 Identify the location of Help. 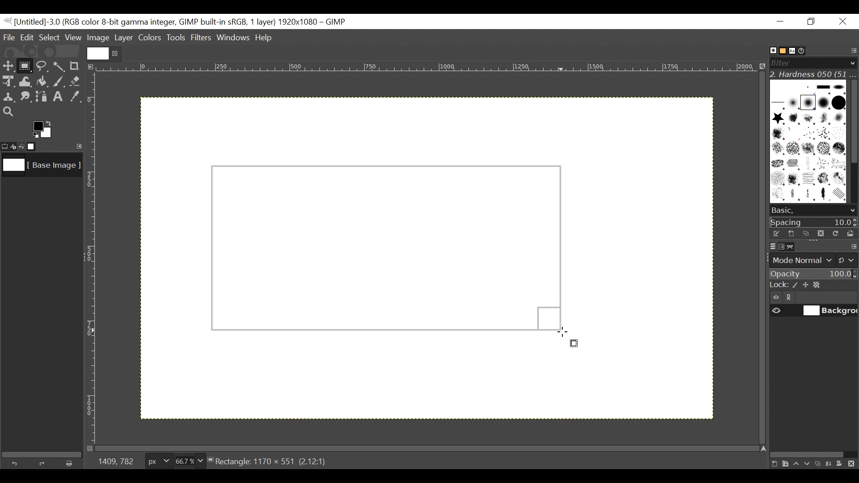
(265, 38).